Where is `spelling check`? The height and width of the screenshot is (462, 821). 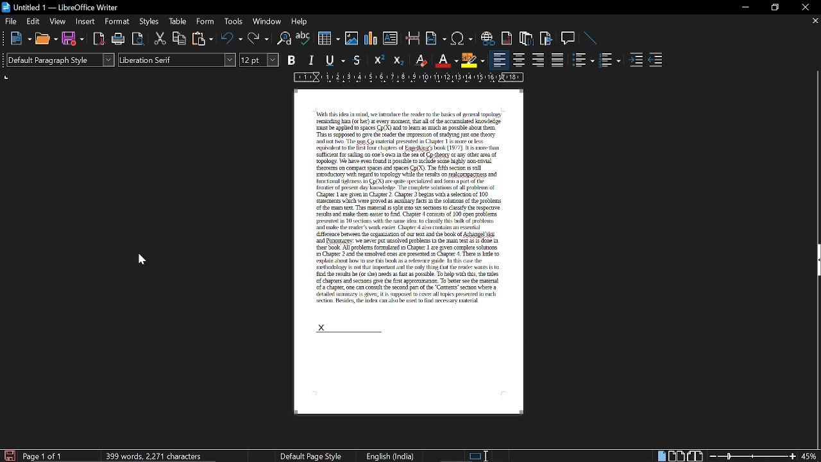 spelling check is located at coordinates (303, 38).